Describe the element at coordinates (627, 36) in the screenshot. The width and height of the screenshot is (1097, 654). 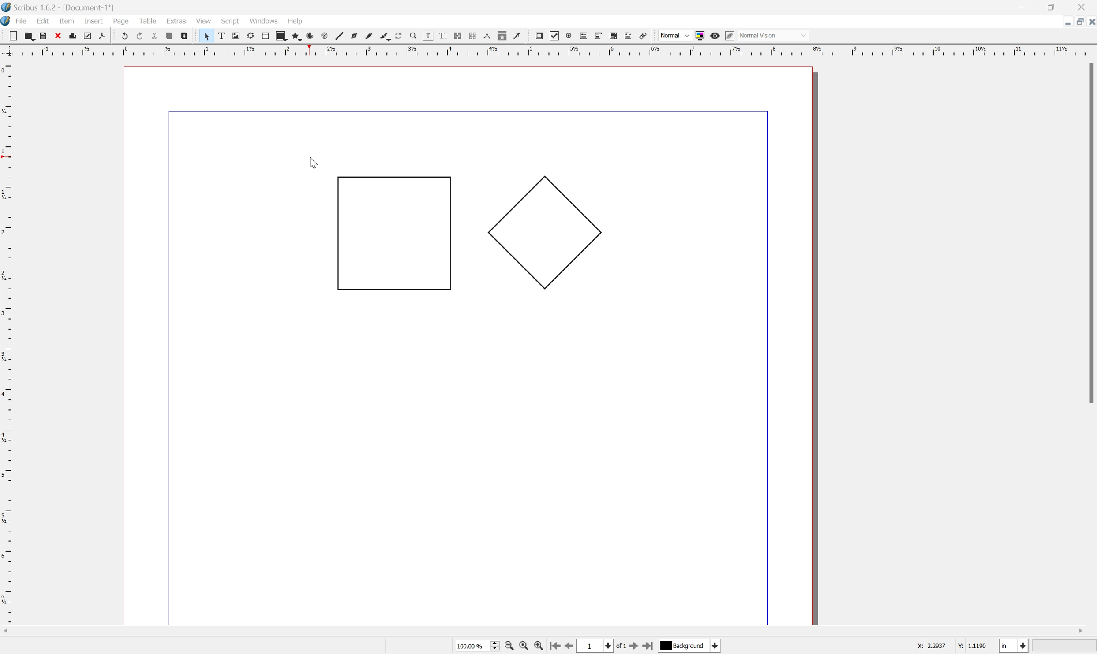
I see `Text annotation` at that location.